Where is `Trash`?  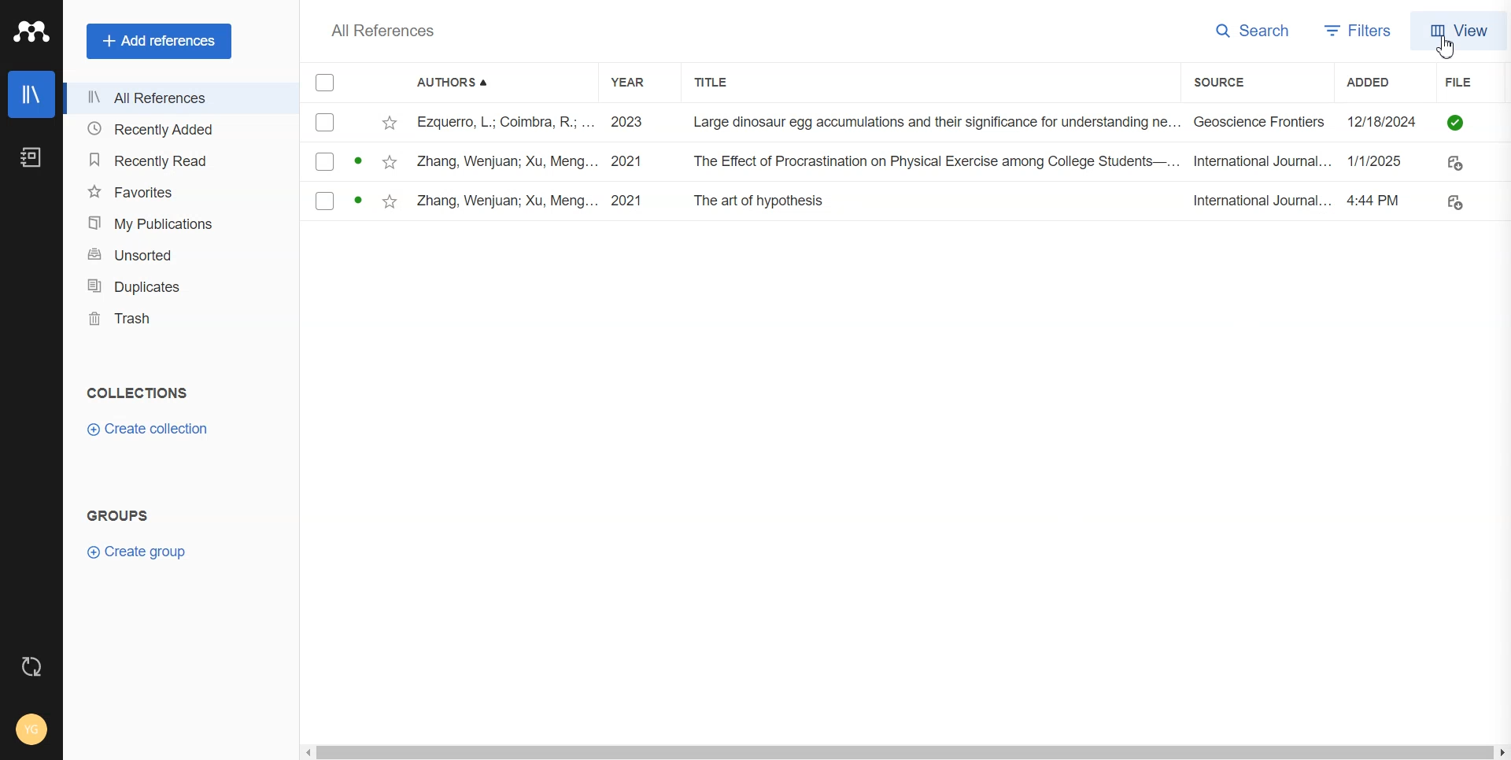
Trash is located at coordinates (168, 319).